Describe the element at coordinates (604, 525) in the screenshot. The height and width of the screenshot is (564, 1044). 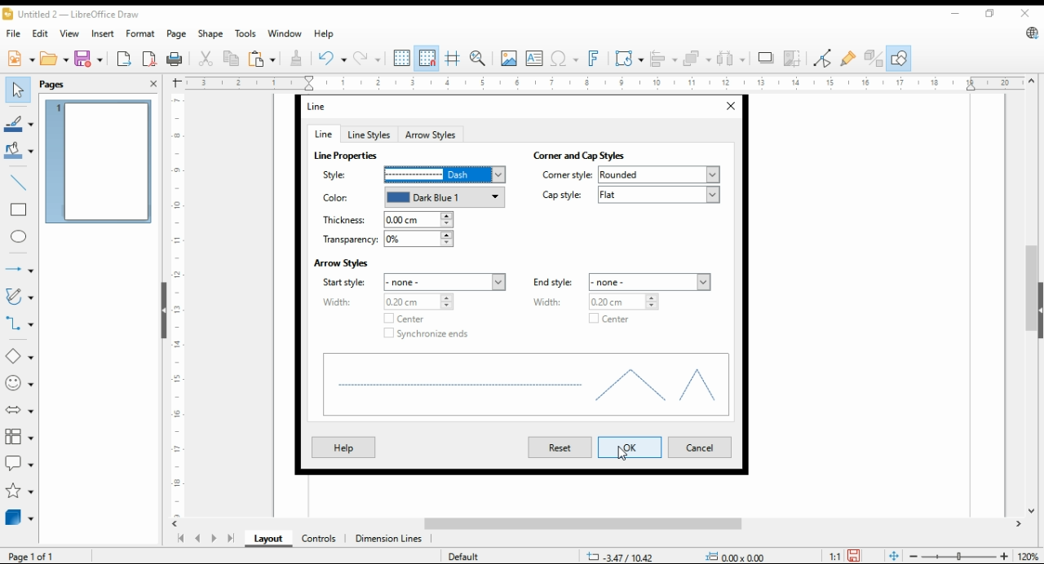
I see `scroll bar` at that location.